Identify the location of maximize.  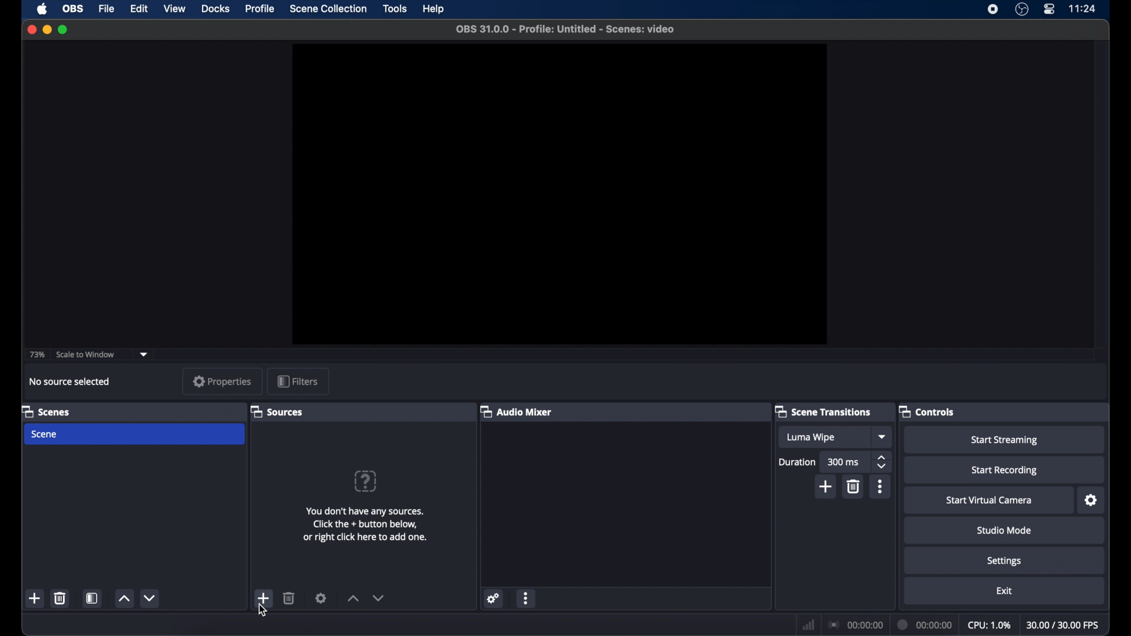
(64, 29).